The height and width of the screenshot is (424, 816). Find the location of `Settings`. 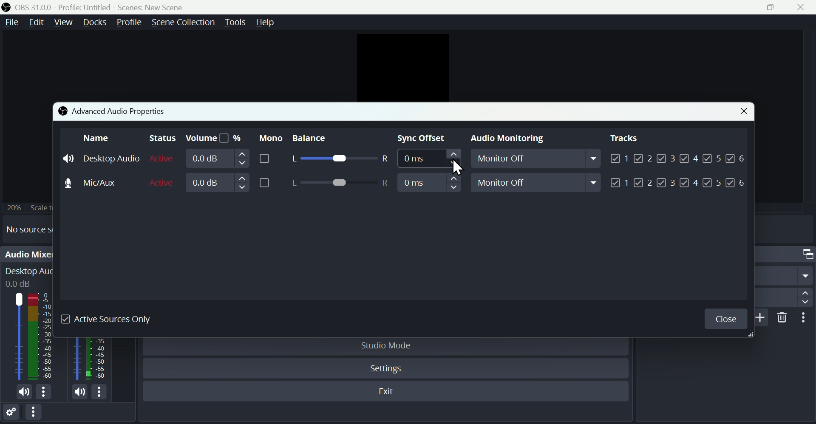

Settings is located at coordinates (11, 414).